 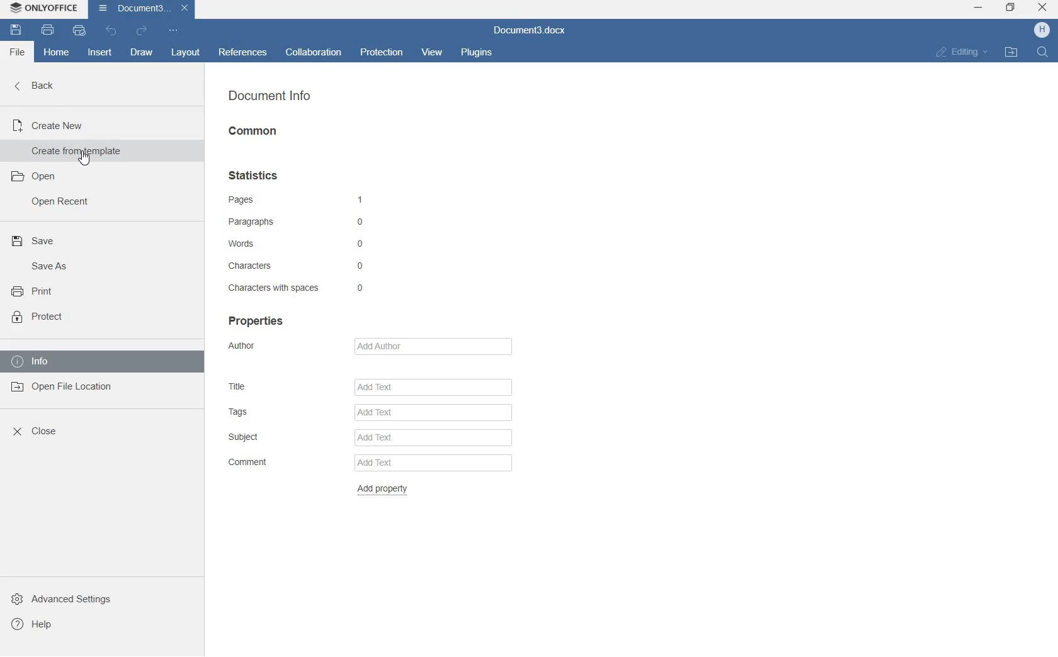 What do you see at coordinates (1019, 51) in the screenshot?
I see `import` at bounding box center [1019, 51].